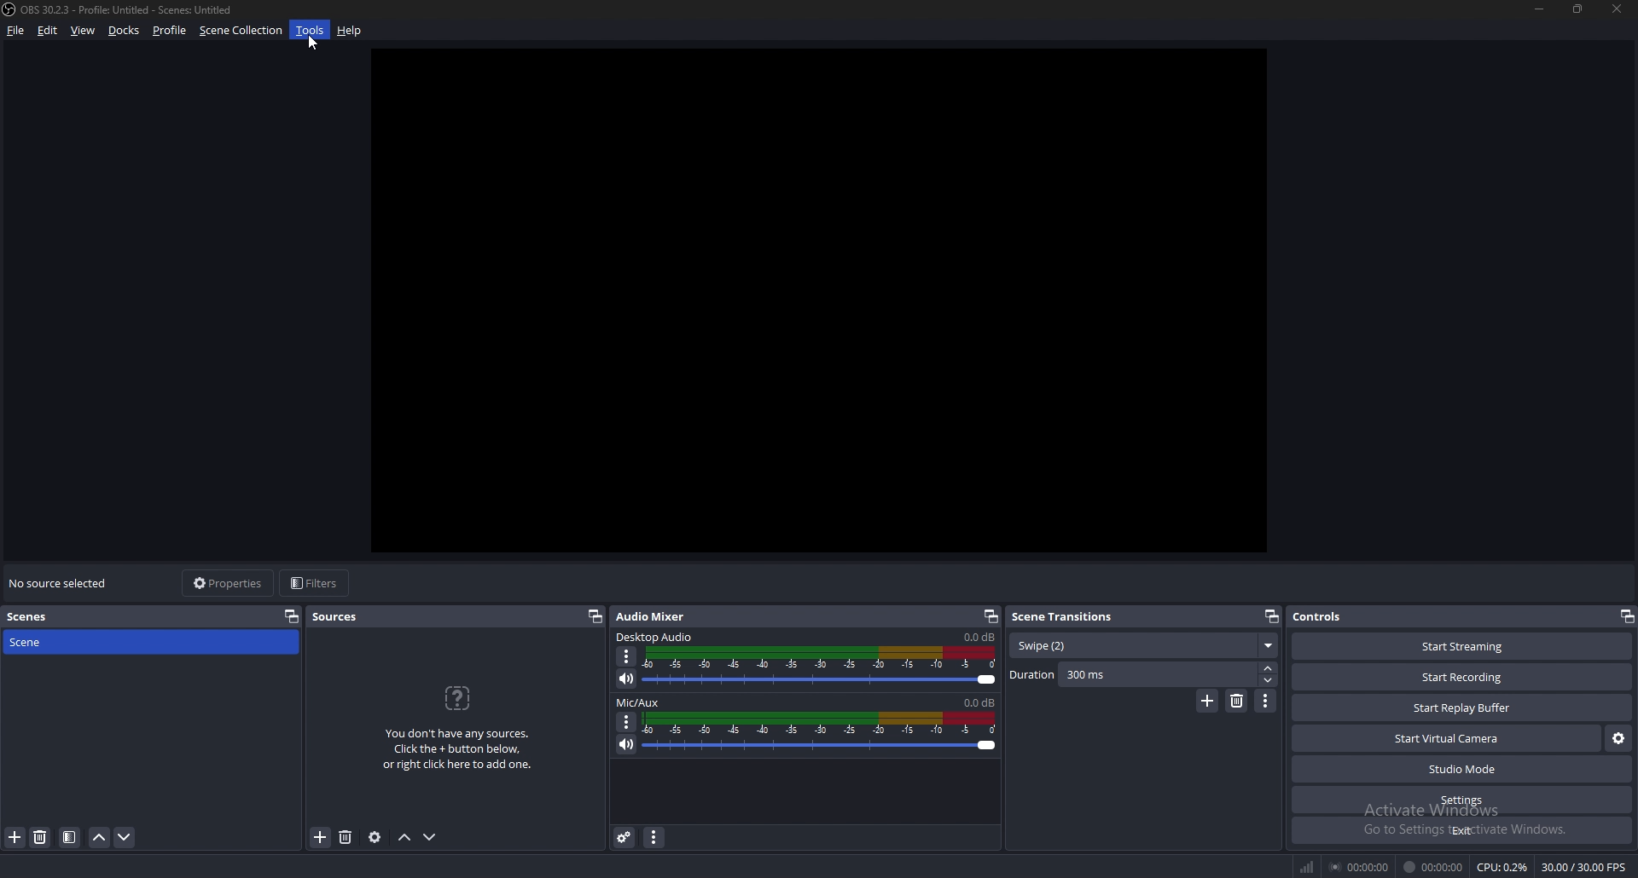 The image size is (1638, 878). I want to click on move scene down, so click(125, 837).